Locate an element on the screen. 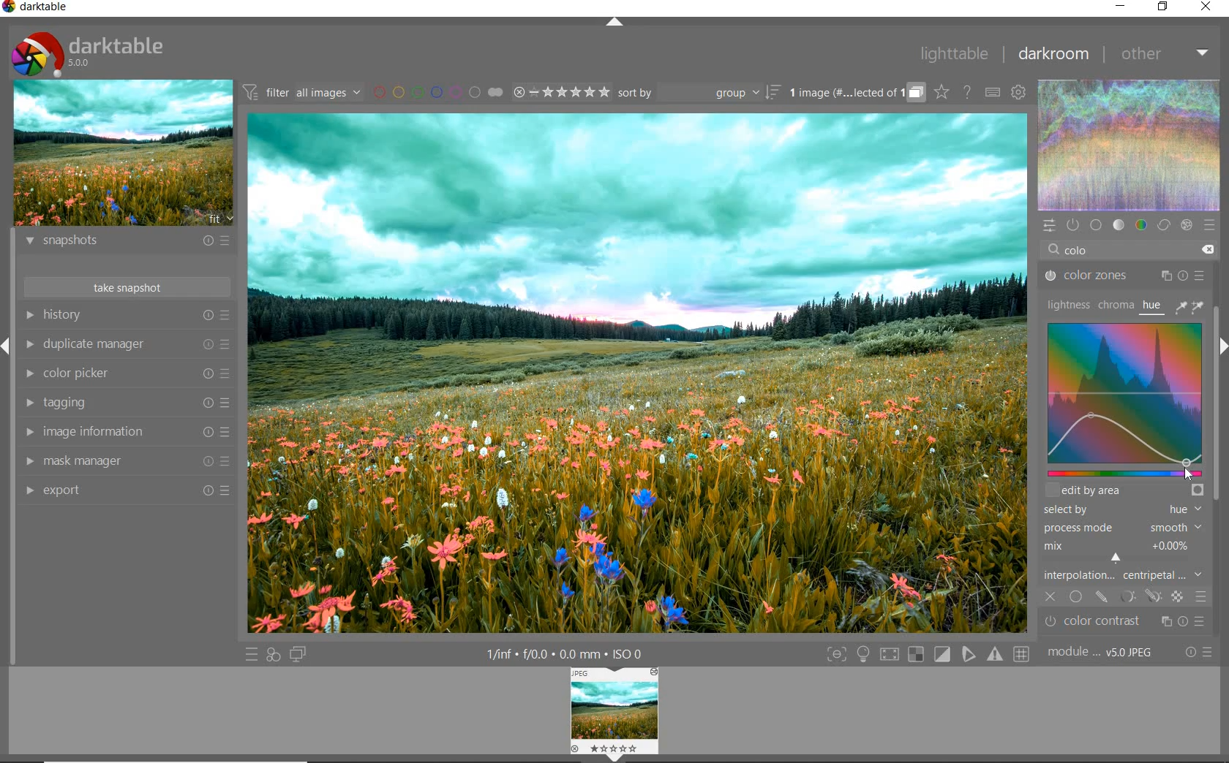  base is located at coordinates (1096, 225).